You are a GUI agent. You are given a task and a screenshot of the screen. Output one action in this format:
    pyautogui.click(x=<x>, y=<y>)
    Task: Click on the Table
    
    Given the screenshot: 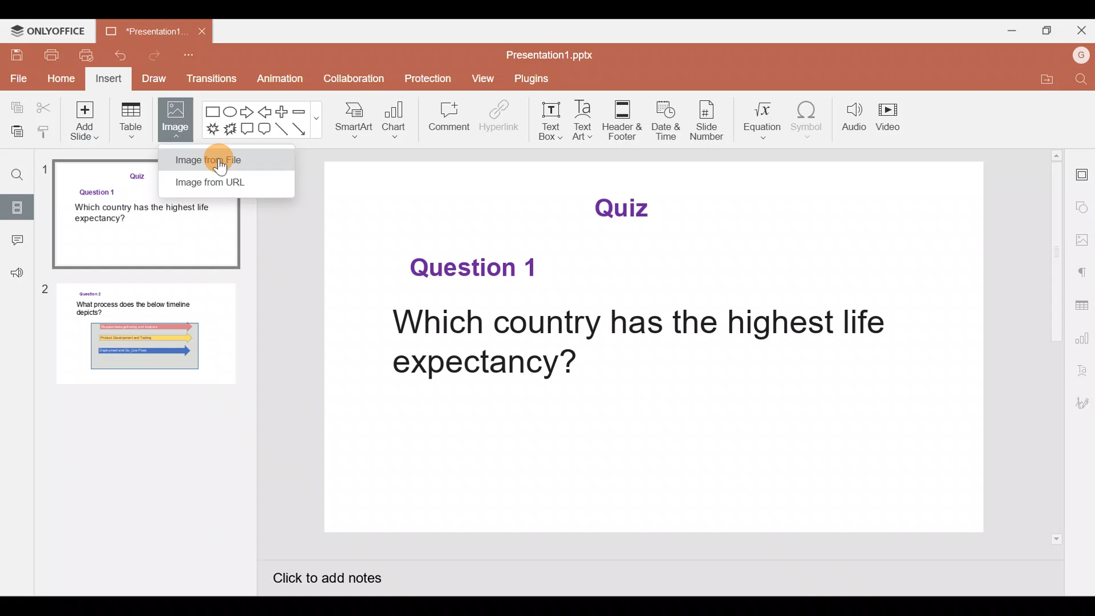 What is the action you would take?
    pyautogui.click(x=131, y=124)
    